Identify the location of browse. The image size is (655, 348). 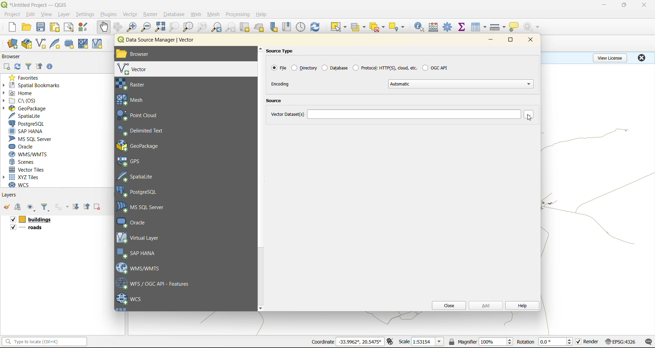
(531, 115).